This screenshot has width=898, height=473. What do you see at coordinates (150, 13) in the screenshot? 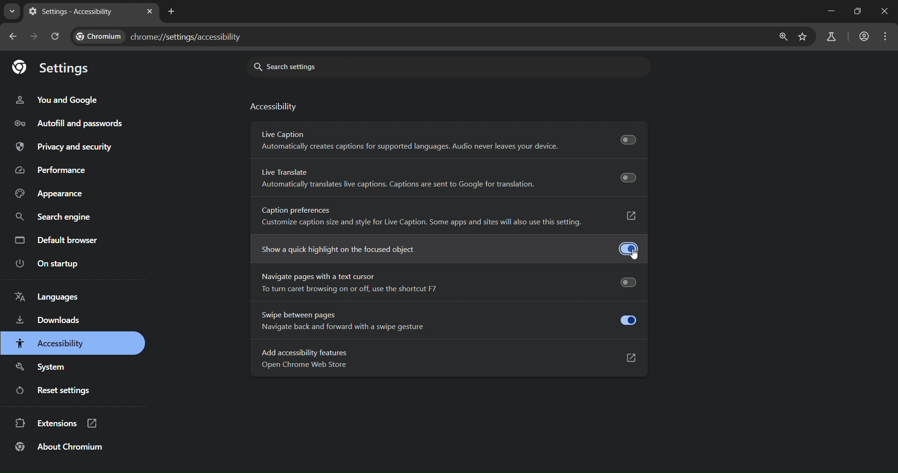
I see `close tab` at bounding box center [150, 13].